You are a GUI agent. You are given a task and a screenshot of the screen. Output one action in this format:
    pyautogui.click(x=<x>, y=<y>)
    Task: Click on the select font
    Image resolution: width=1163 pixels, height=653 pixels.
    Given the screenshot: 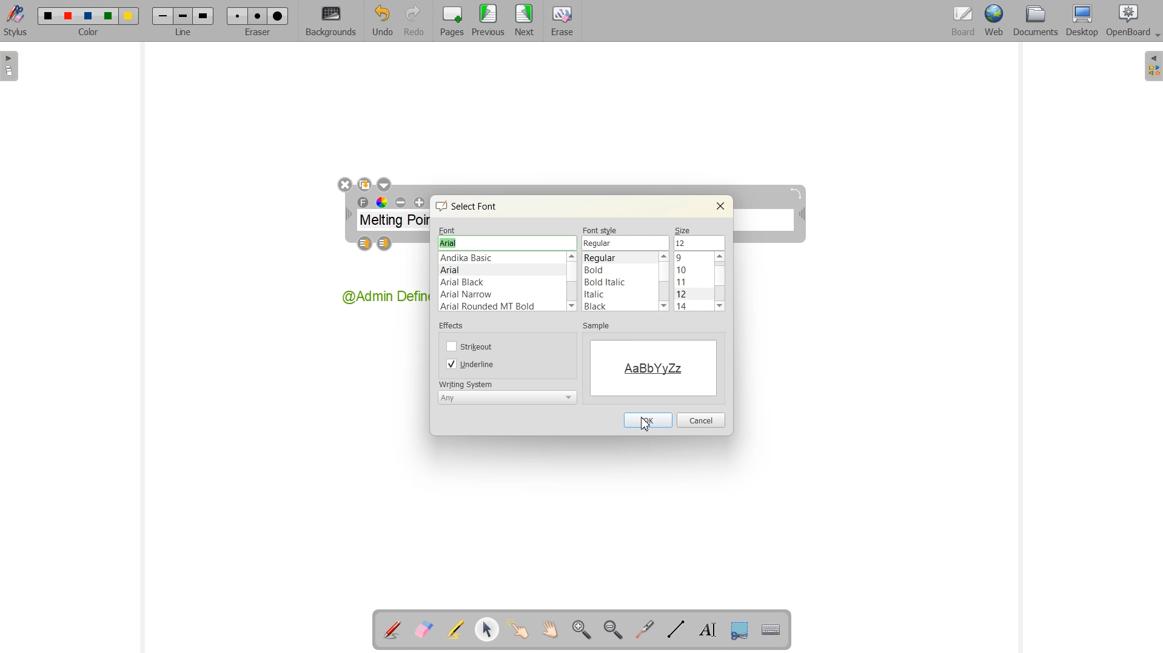 What is the action you would take?
    pyautogui.click(x=472, y=206)
    